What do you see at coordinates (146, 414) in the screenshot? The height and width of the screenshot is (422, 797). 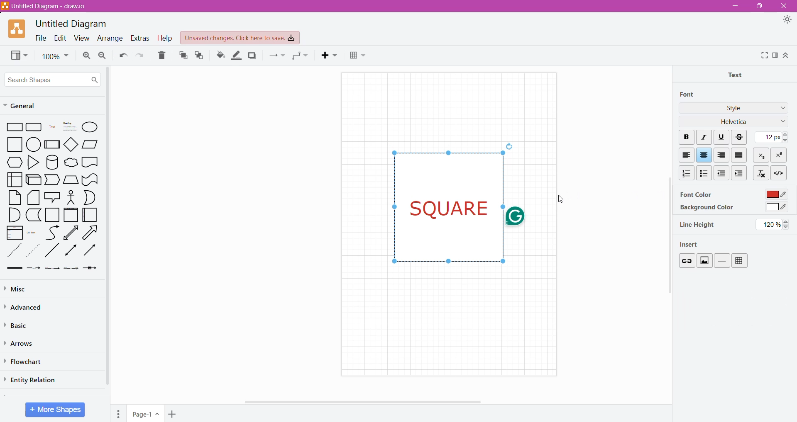 I see `Page Name` at bounding box center [146, 414].